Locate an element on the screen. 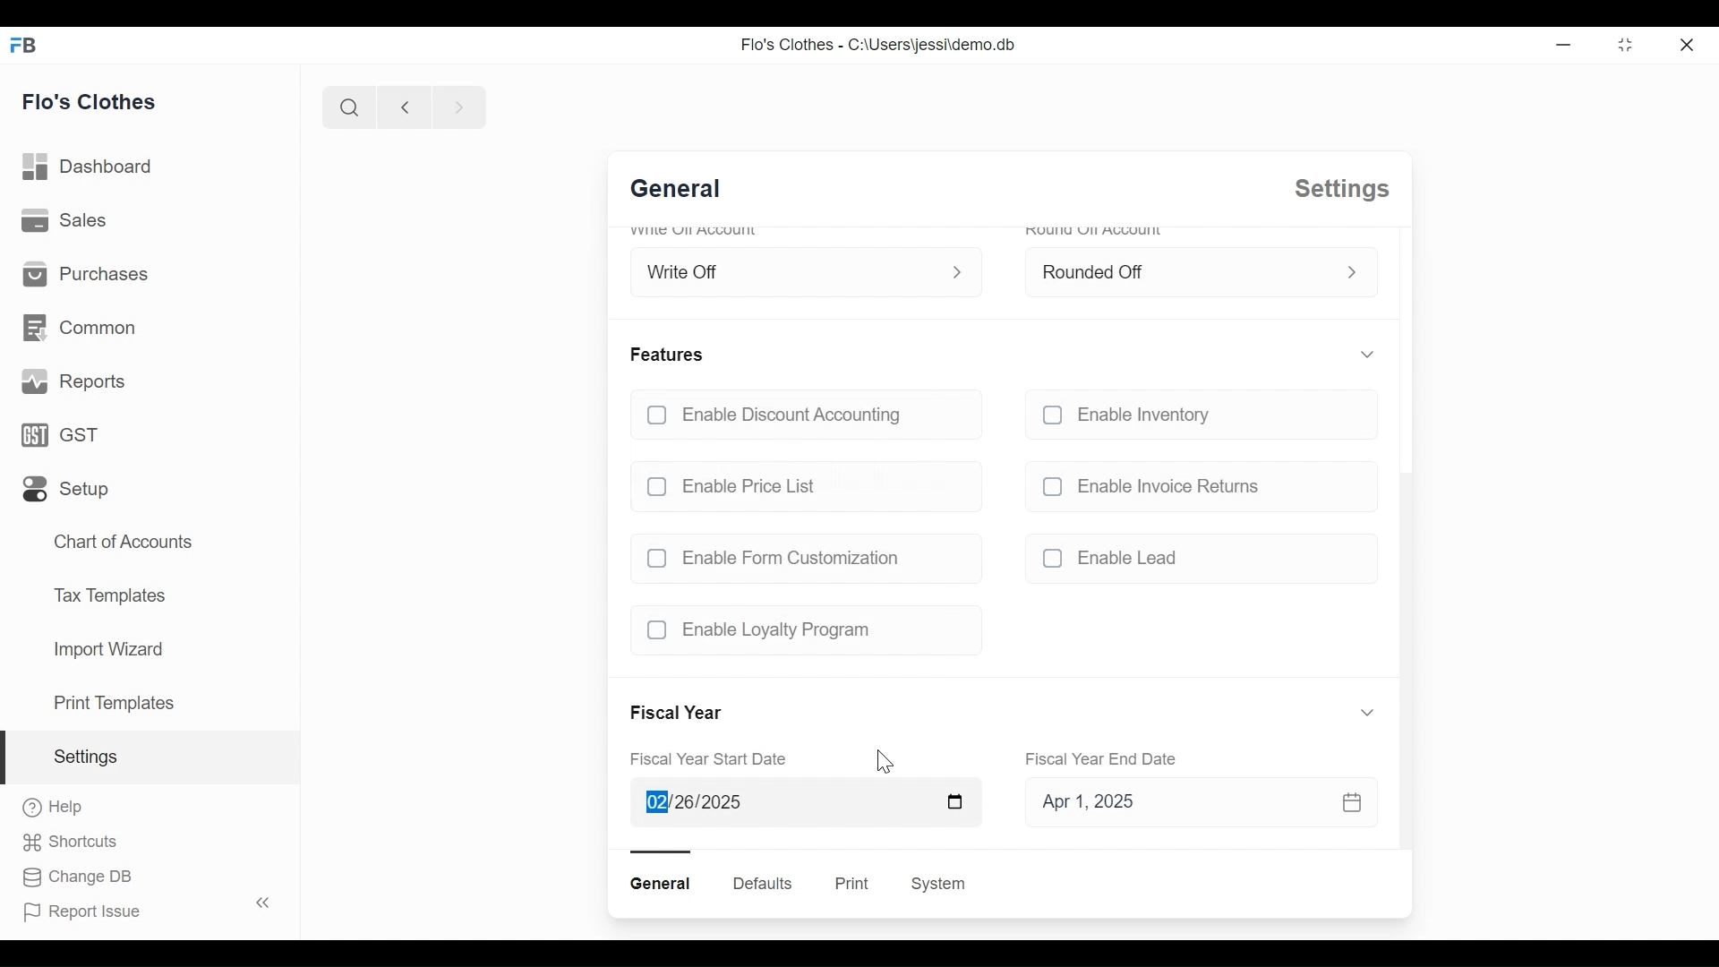 The image size is (1719, 967). unchecked Enable Invoice Returns is located at coordinates (1195, 485).